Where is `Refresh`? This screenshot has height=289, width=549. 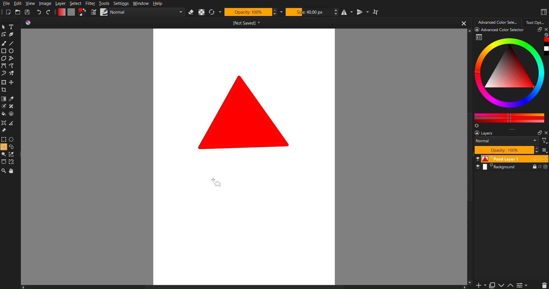 Refresh is located at coordinates (212, 11).